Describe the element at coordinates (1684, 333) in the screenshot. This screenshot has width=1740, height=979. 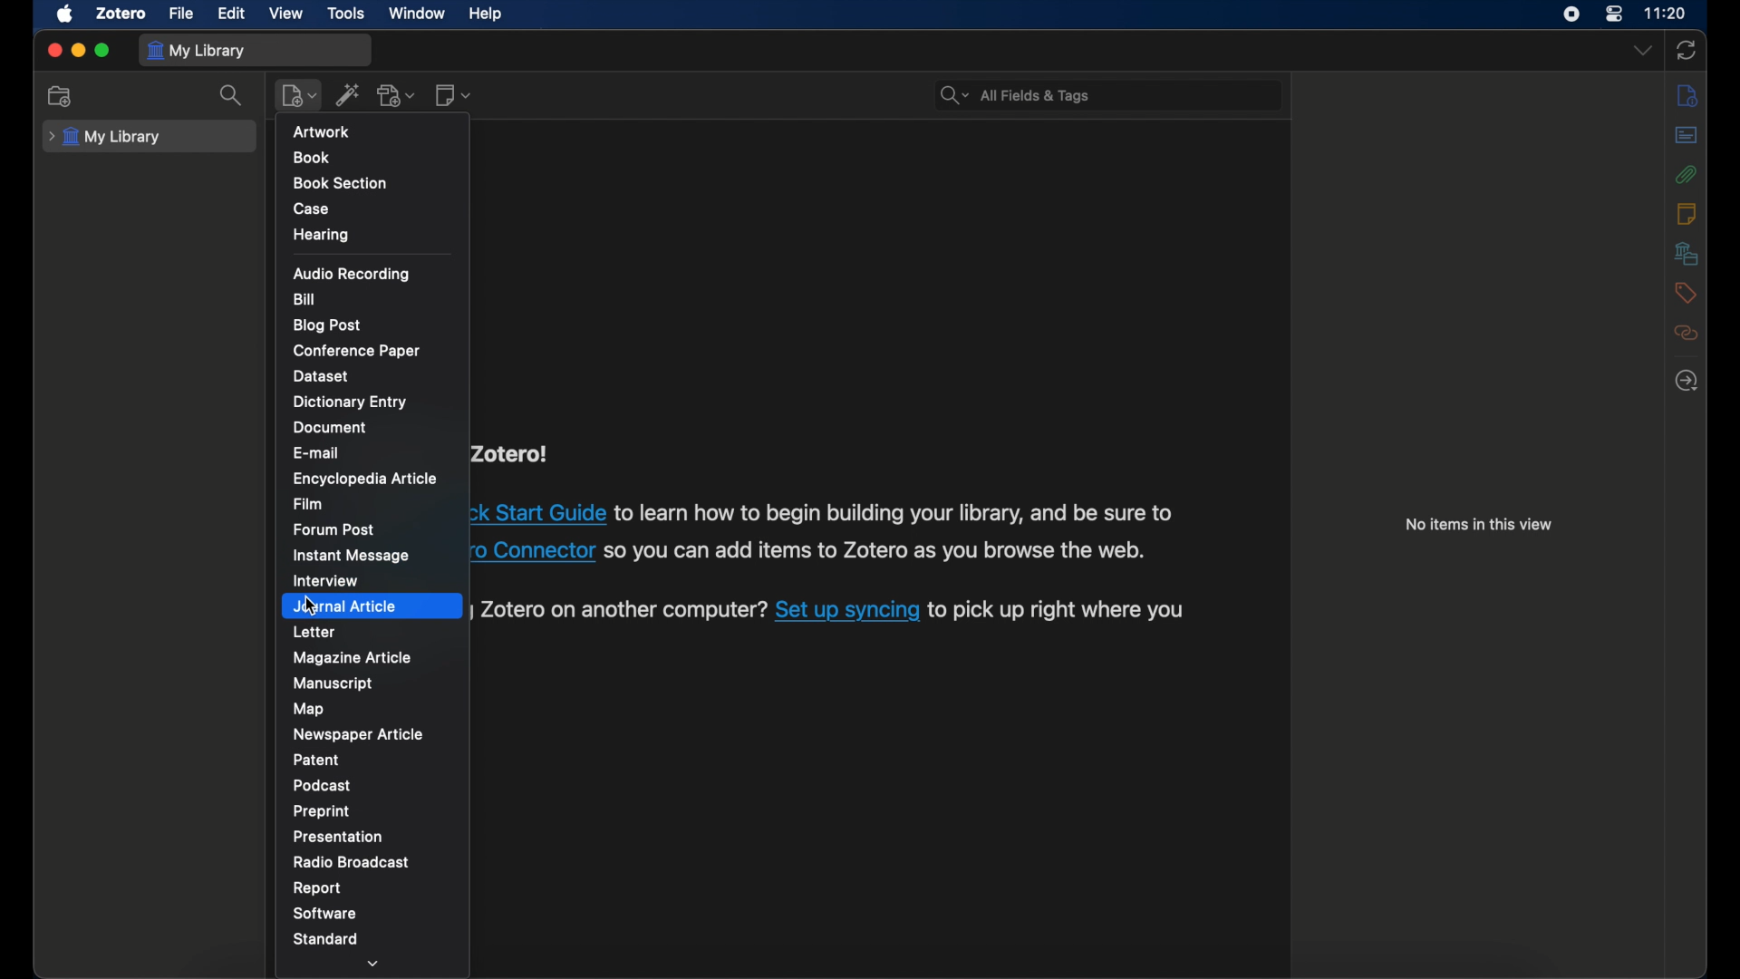
I see `related` at that location.